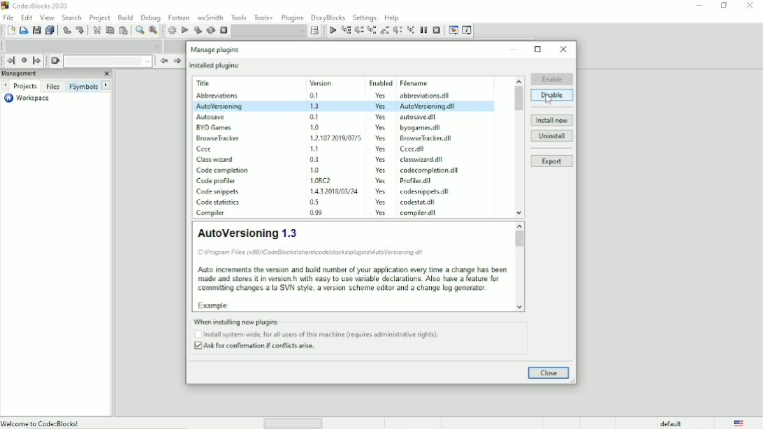 Image resolution: width=763 pixels, height=429 pixels. I want to click on Enabled, so click(380, 83).